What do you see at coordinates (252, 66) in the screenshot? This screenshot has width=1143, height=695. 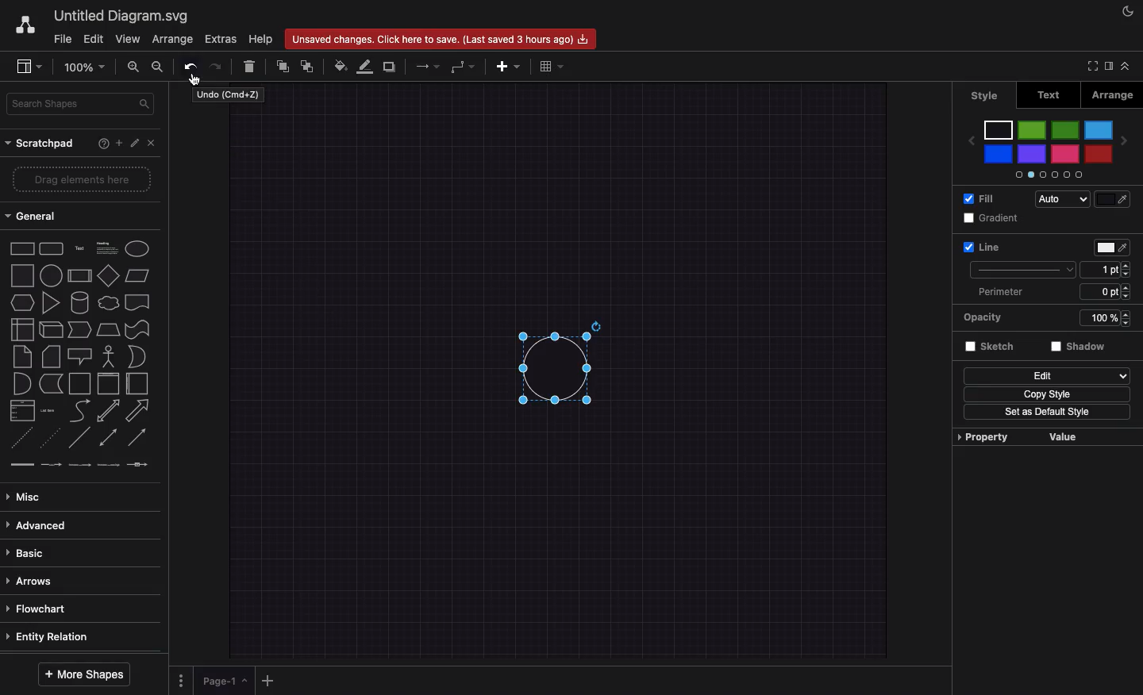 I see `Delete` at bounding box center [252, 66].